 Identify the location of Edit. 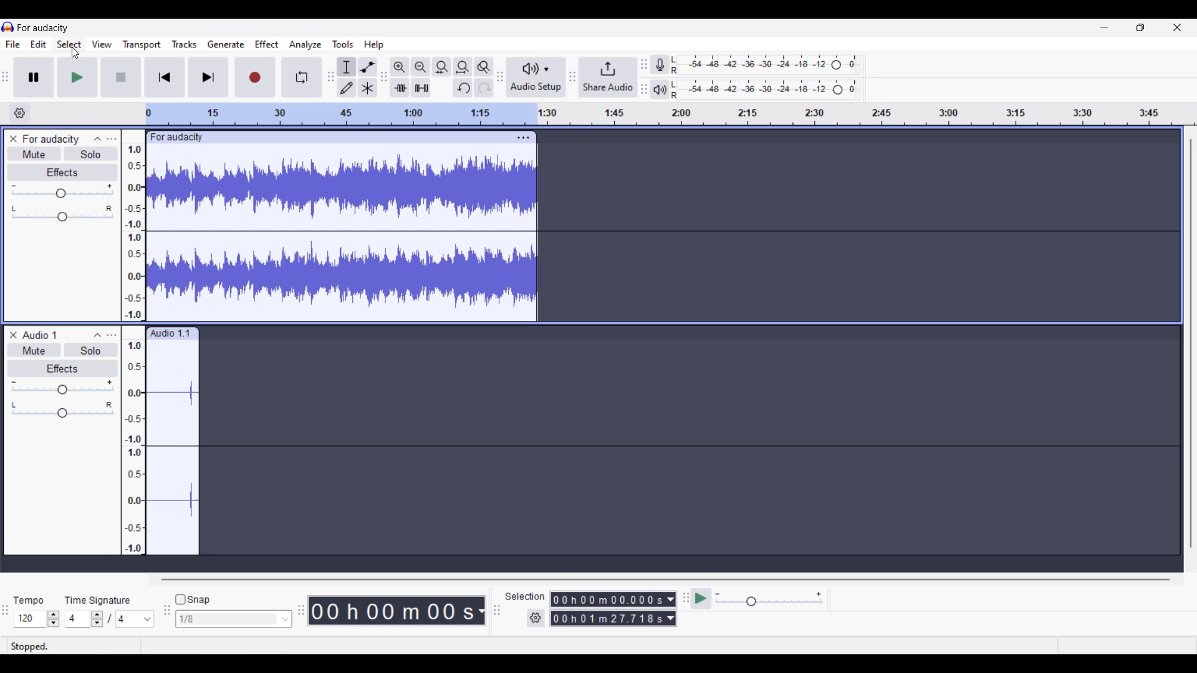
(39, 44).